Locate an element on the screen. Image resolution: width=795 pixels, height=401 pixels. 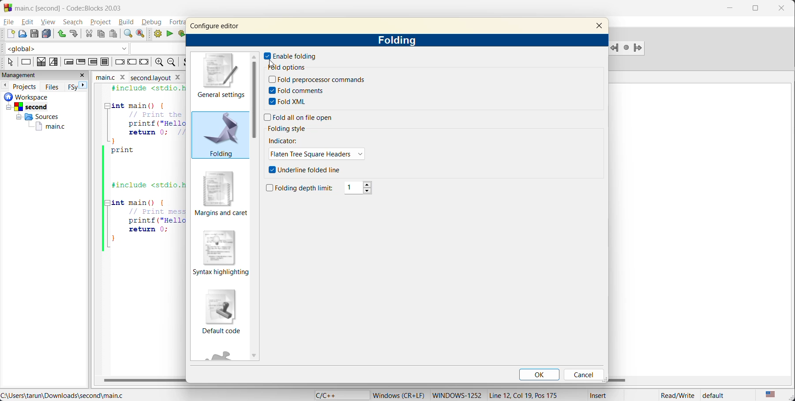
build is located at coordinates (156, 33).